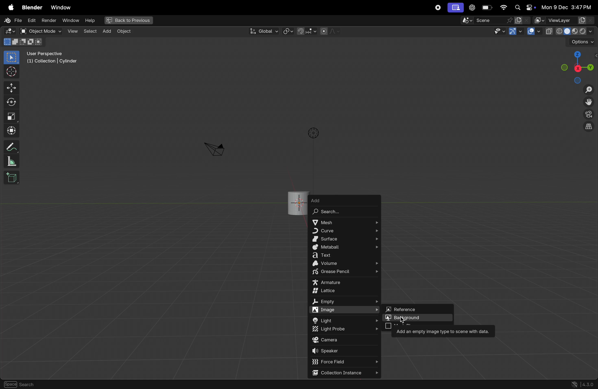 Image resolution: width=598 pixels, height=389 pixels. What do you see at coordinates (523, 8) in the screenshot?
I see `apple widgets` at bounding box center [523, 8].